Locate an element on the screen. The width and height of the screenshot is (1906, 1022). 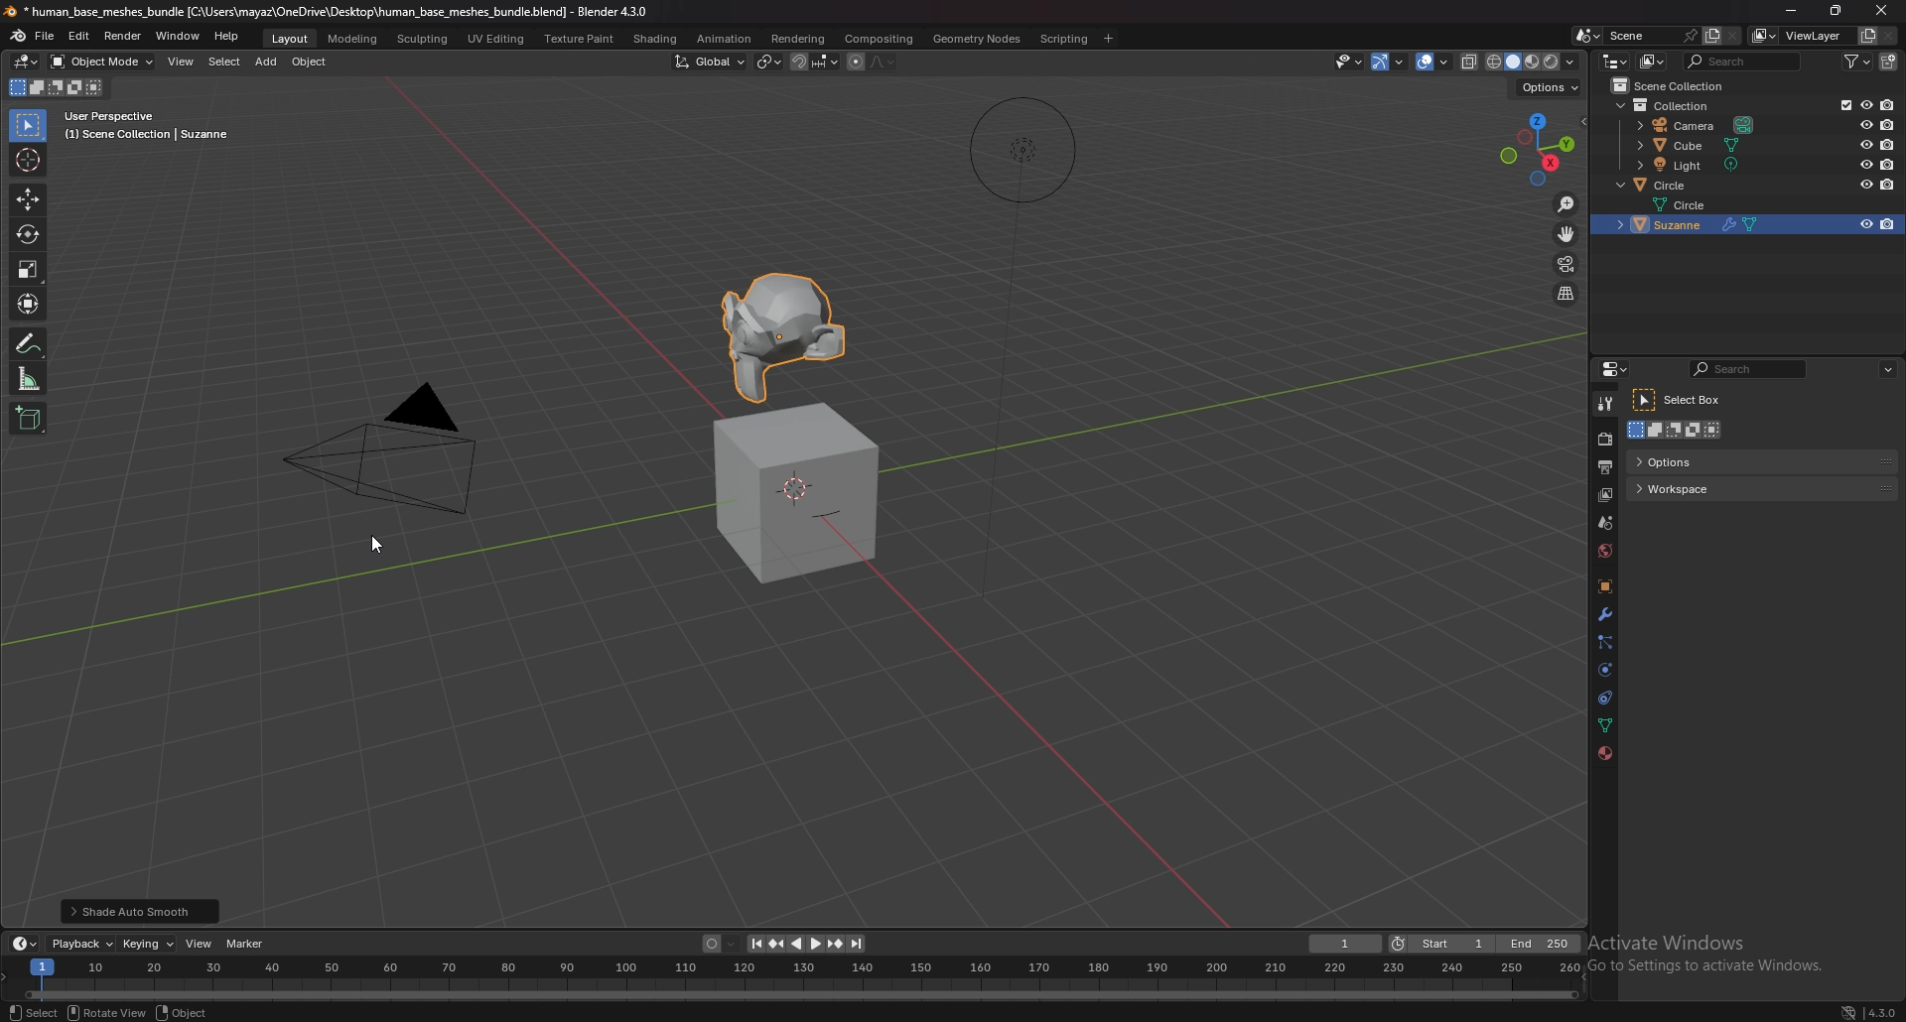
camera view is located at coordinates (1567, 264).